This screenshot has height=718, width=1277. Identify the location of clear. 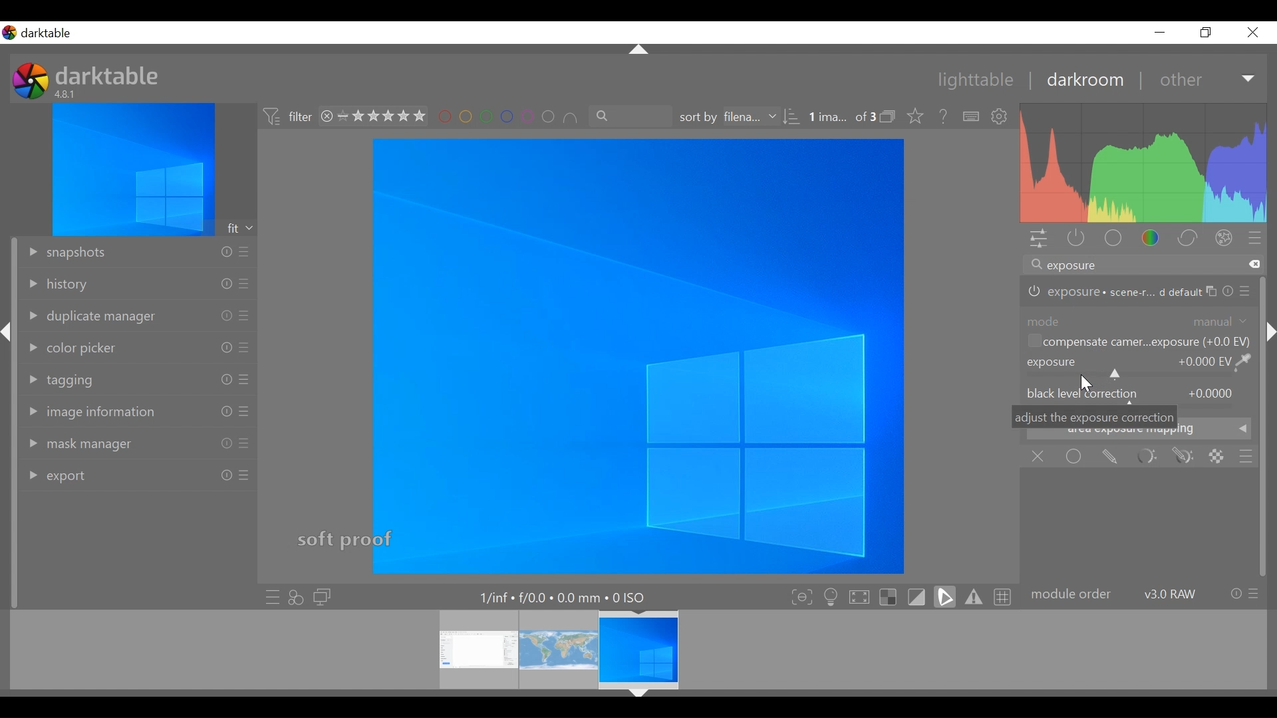
(1256, 264).